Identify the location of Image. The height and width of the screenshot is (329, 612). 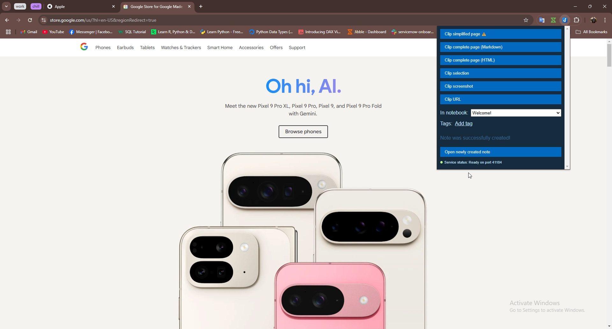
(285, 236).